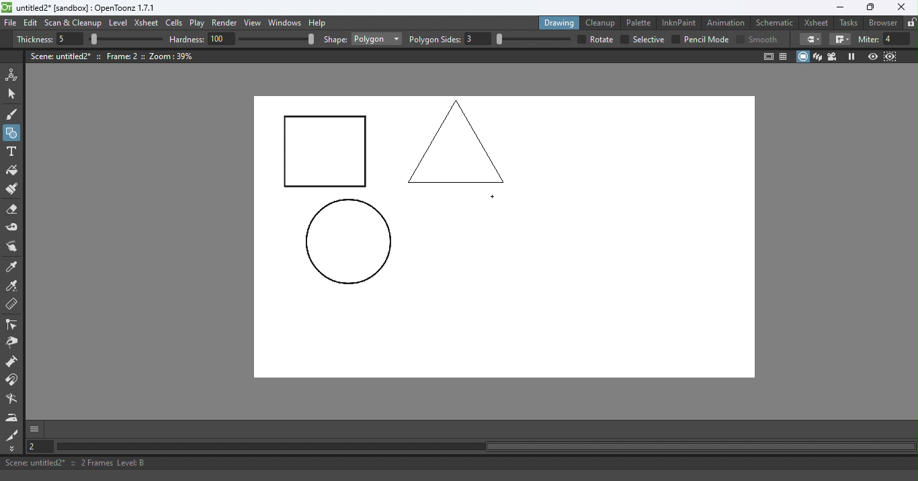 The height and width of the screenshot is (481, 918). Describe the element at coordinates (13, 380) in the screenshot. I see `Magnet tool` at that location.